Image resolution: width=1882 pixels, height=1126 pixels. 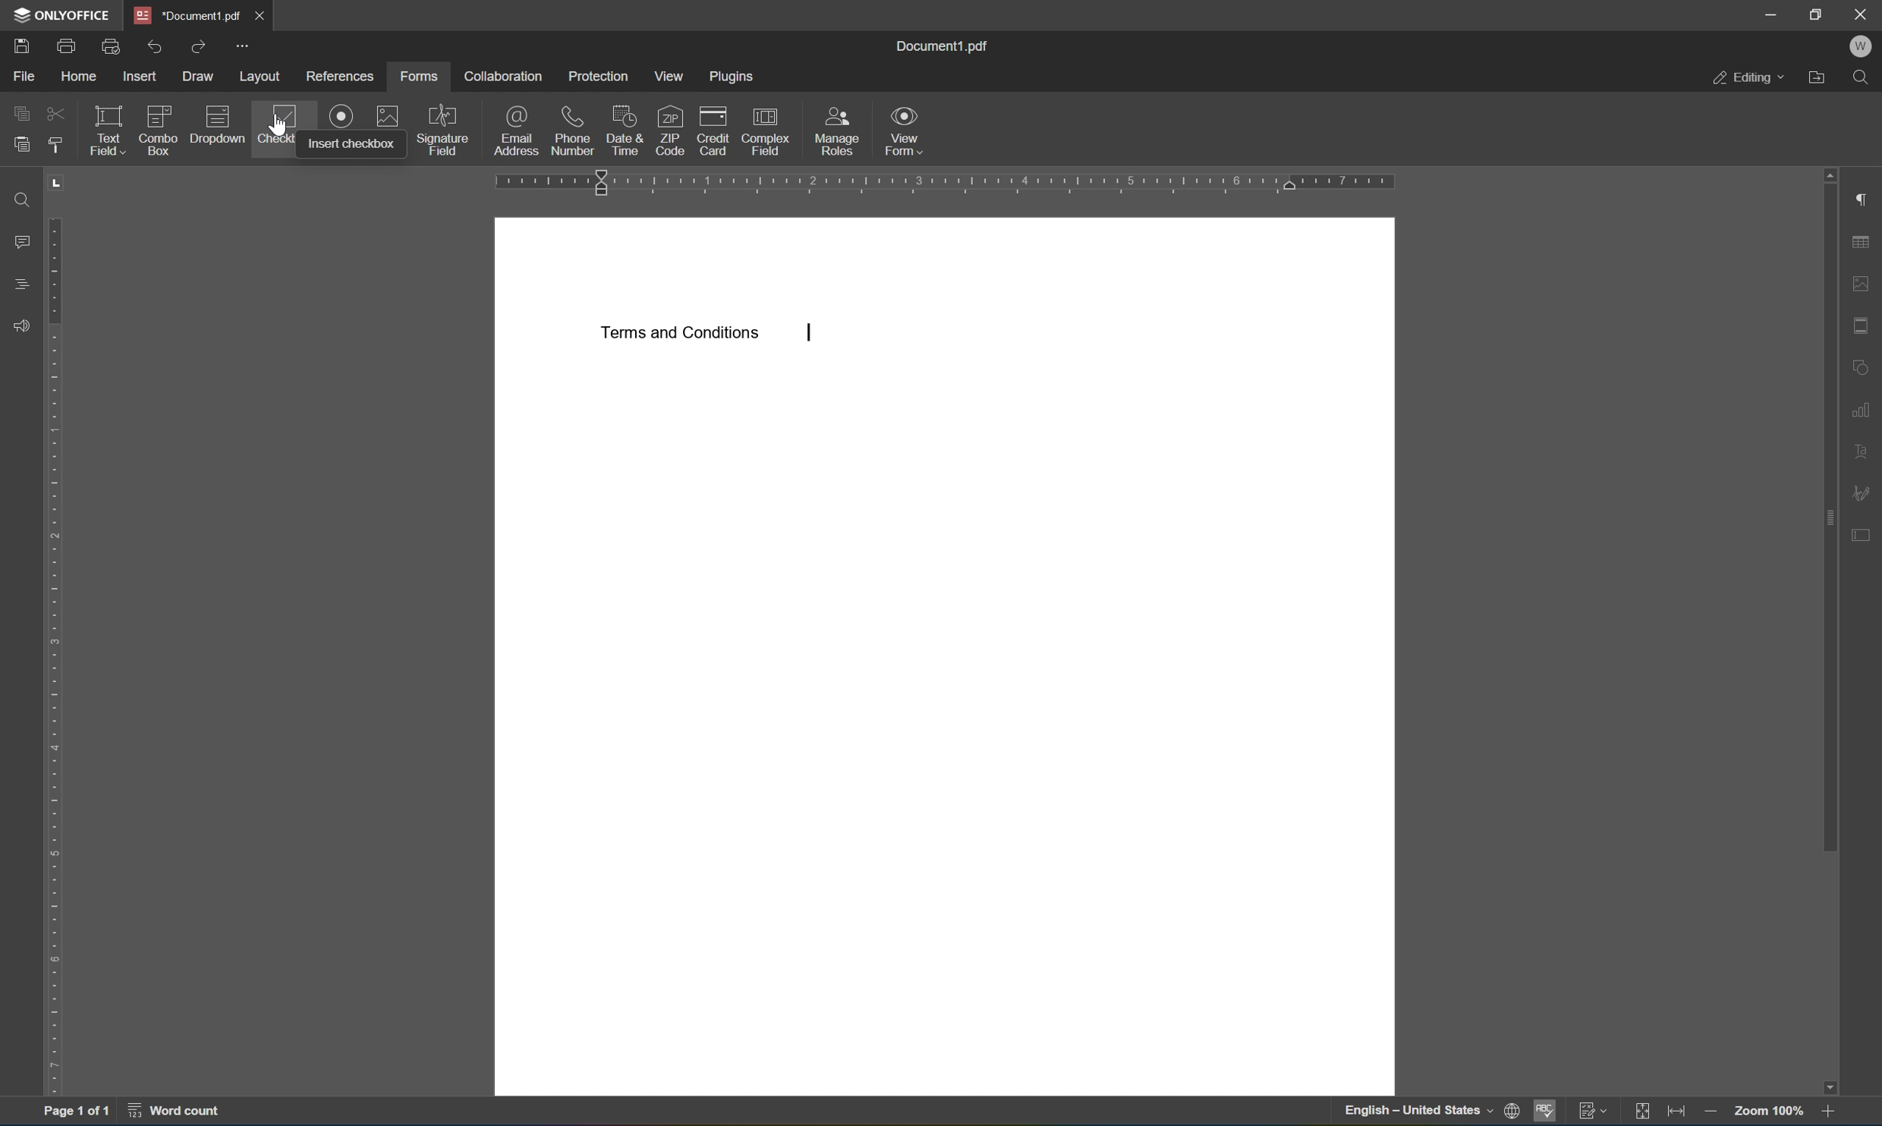 What do you see at coordinates (200, 77) in the screenshot?
I see `draw` at bounding box center [200, 77].